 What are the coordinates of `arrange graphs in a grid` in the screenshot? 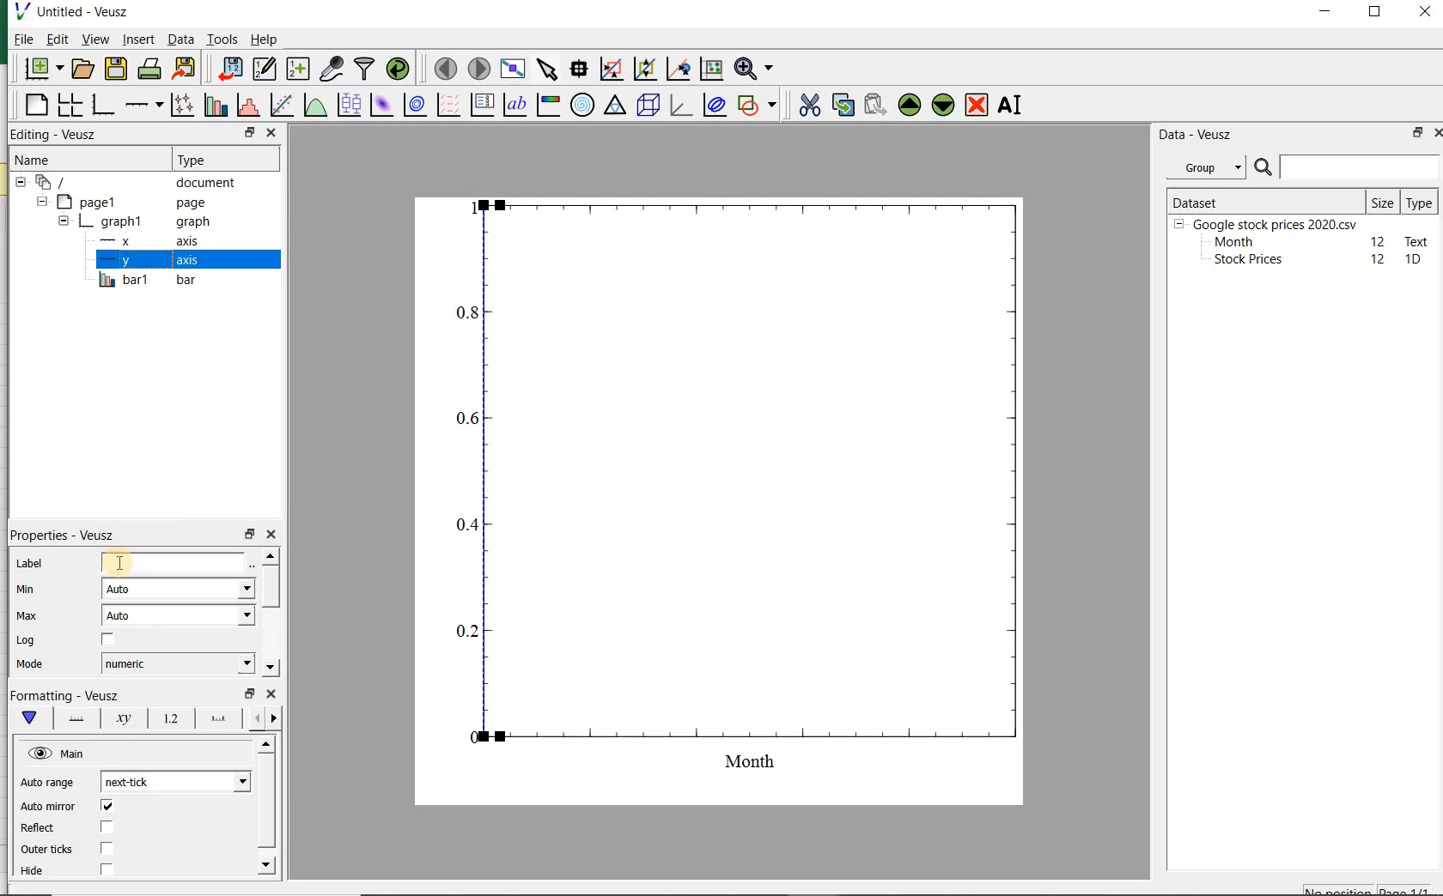 It's located at (68, 106).